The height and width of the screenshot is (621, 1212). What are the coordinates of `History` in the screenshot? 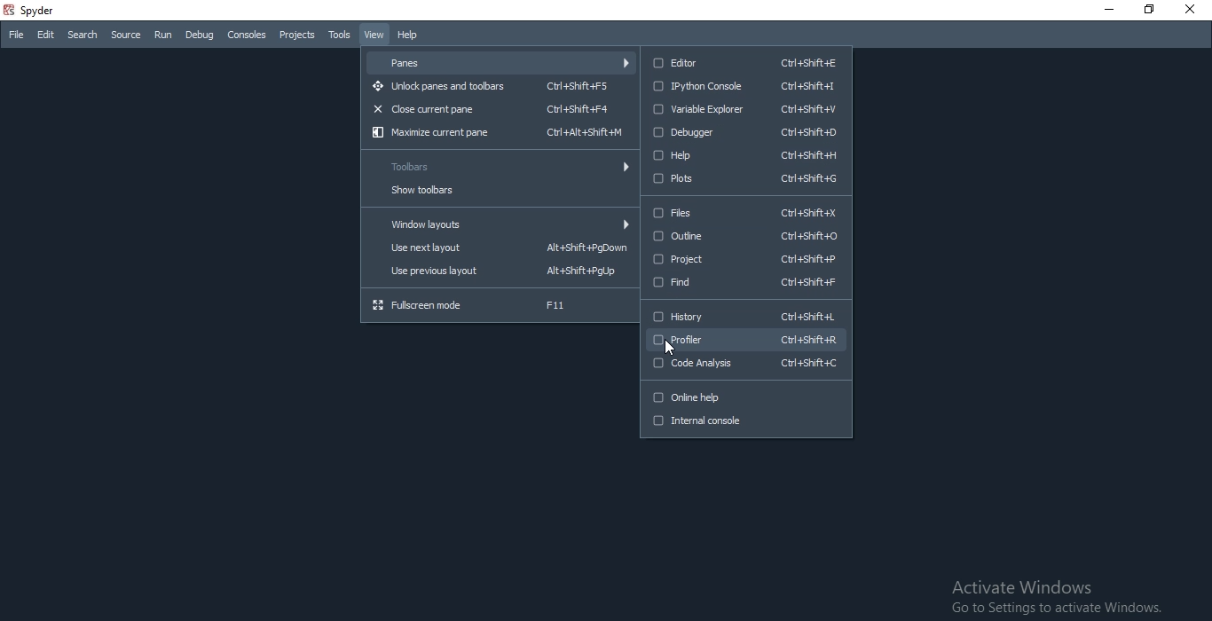 It's located at (743, 318).